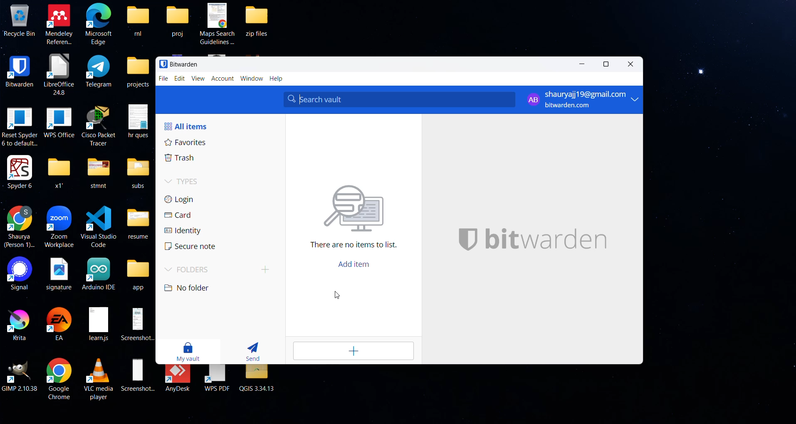 The height and width of the screenshot is (424, 796). Describe the element at coordinates (339, 296) in the screenshot. I see `cursor` at that location.